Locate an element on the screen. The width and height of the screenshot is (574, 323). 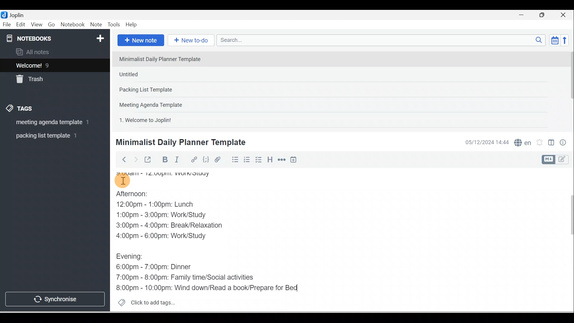
Insert time is located at coordinates (293, 160).